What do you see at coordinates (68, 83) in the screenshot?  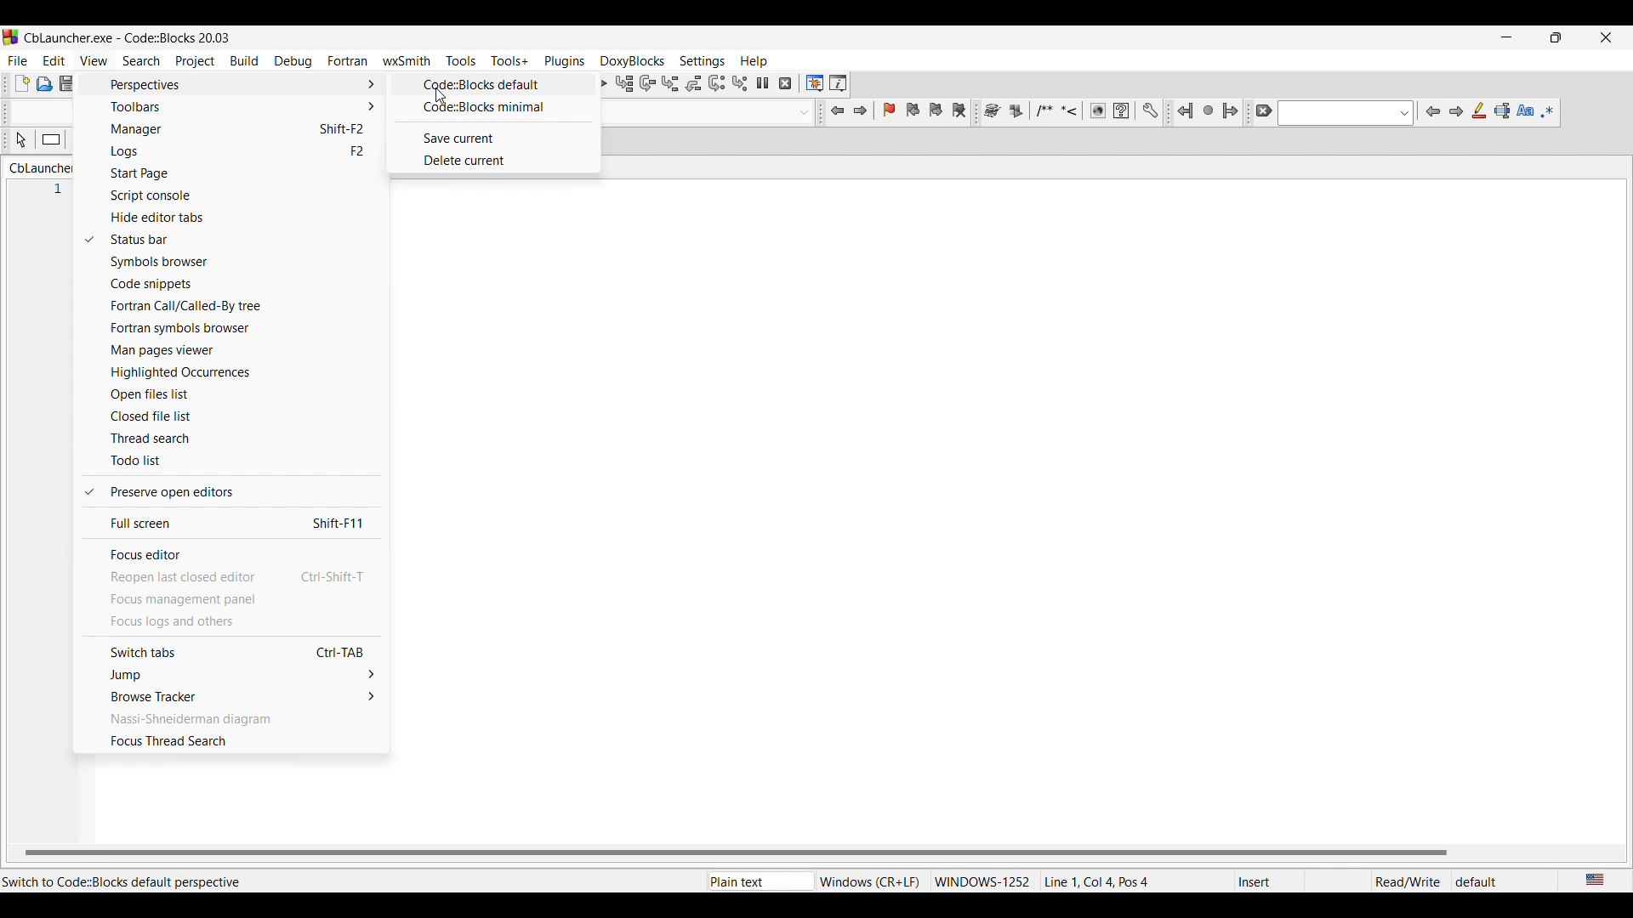 I see `Save` at bounding box center [68, 83].